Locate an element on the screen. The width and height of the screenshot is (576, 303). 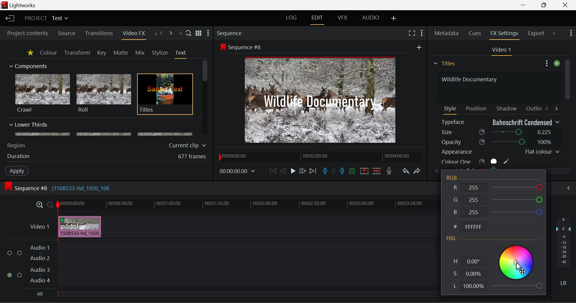
Clip Inserted is located at coordinates (78, 227).